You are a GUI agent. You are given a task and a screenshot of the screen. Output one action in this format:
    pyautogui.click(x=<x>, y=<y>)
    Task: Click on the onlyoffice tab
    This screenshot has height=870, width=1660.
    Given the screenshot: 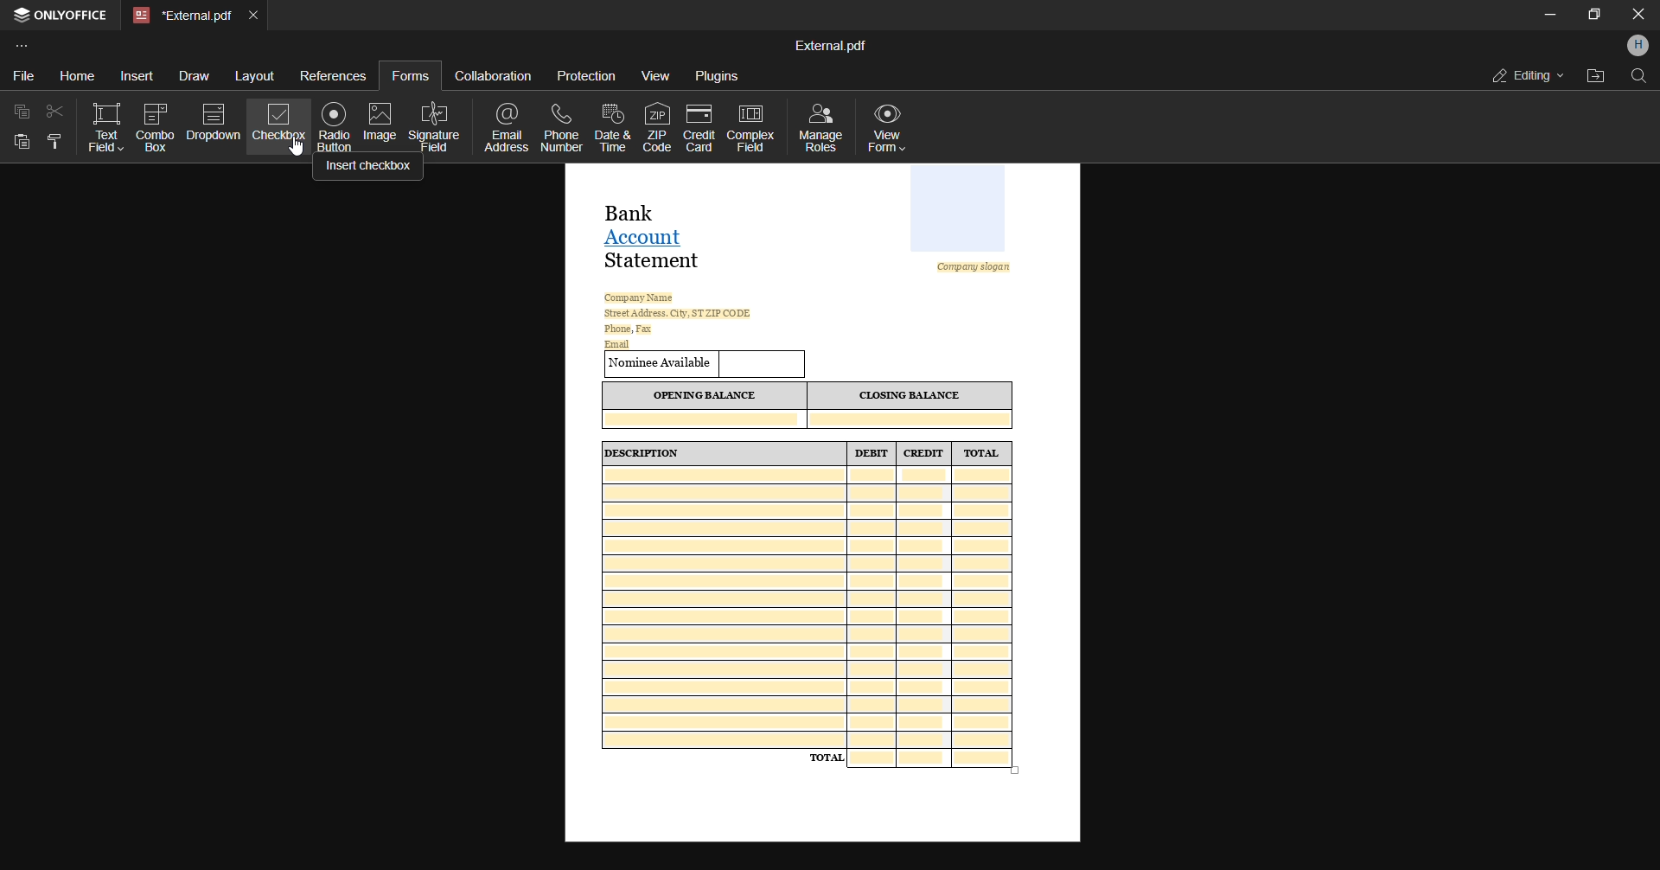 What is the action you would take?
    pyautogui.click(x=63, y=16)
    